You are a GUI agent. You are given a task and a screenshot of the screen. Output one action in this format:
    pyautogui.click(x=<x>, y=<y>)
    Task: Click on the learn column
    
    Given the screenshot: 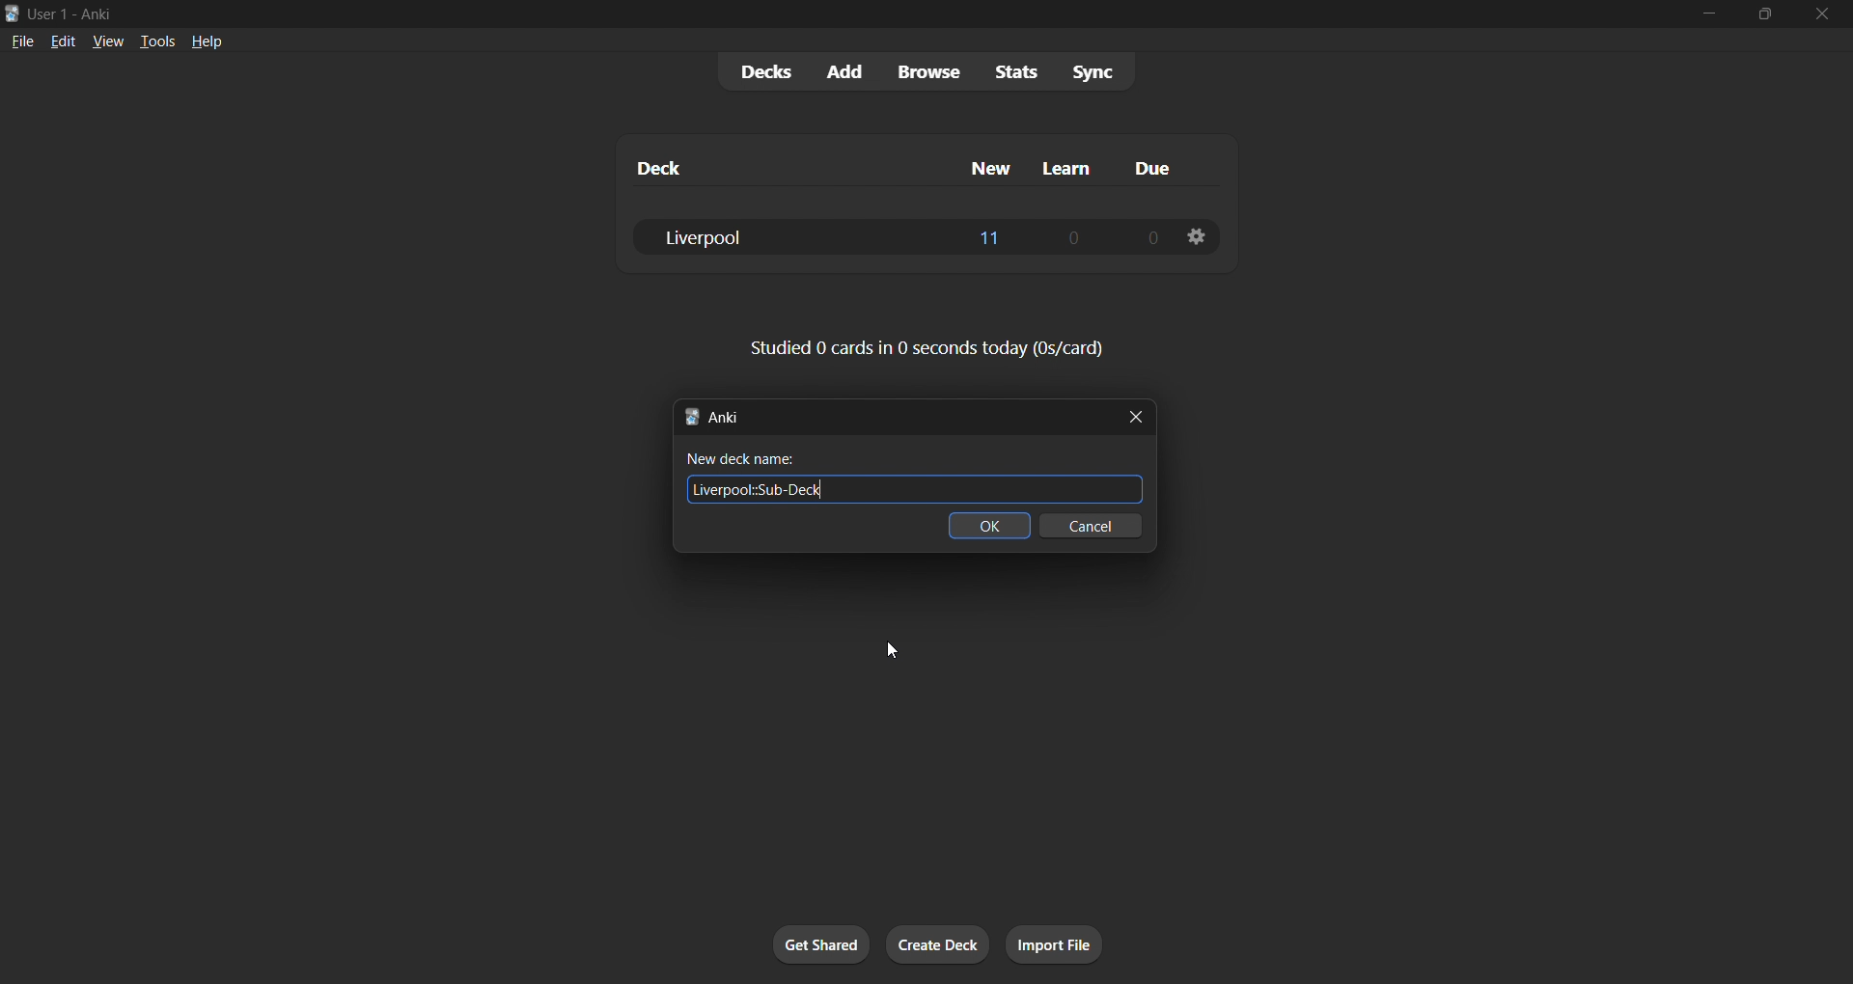 What is the action you would take?
    pyautogui.click(x=1069, y=167)
    